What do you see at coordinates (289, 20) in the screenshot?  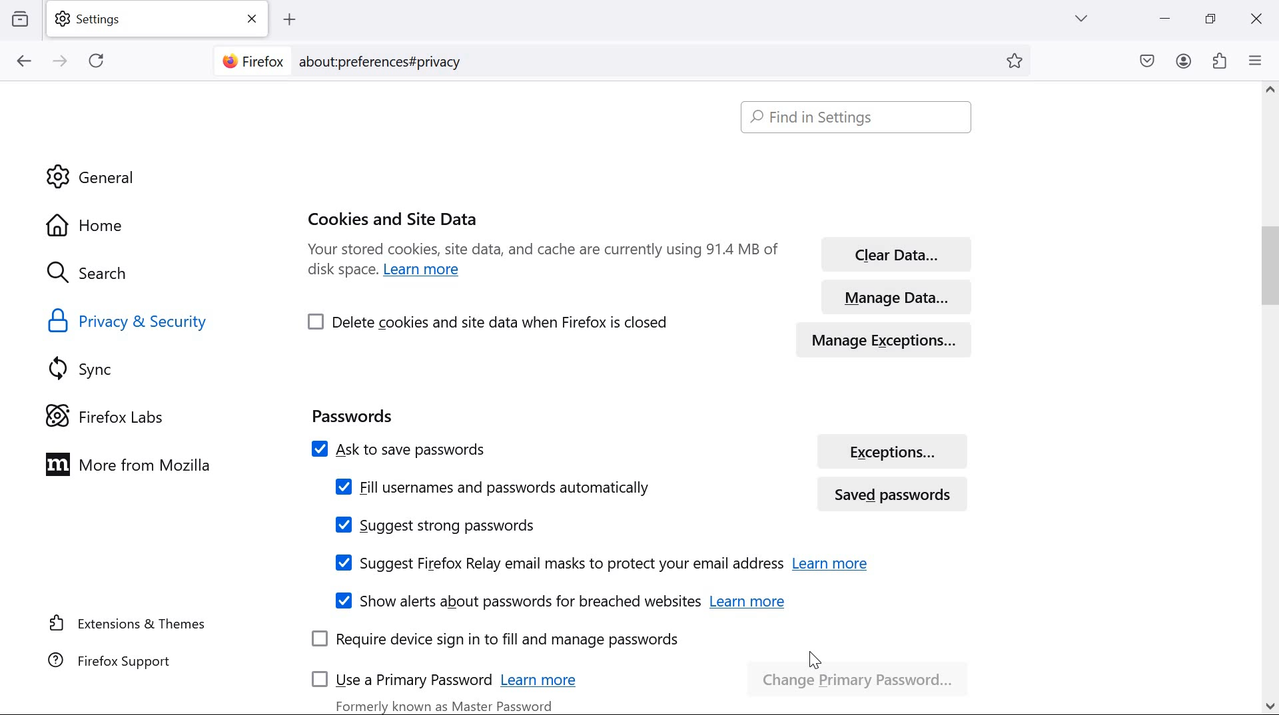 I see `add tab` at bounding box center [289, 20].